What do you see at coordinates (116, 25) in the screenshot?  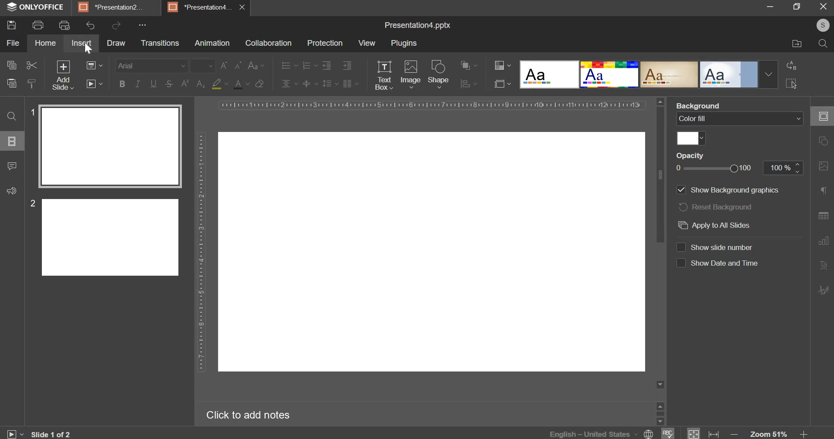 I see `redo` at bounding box center [116, 25].